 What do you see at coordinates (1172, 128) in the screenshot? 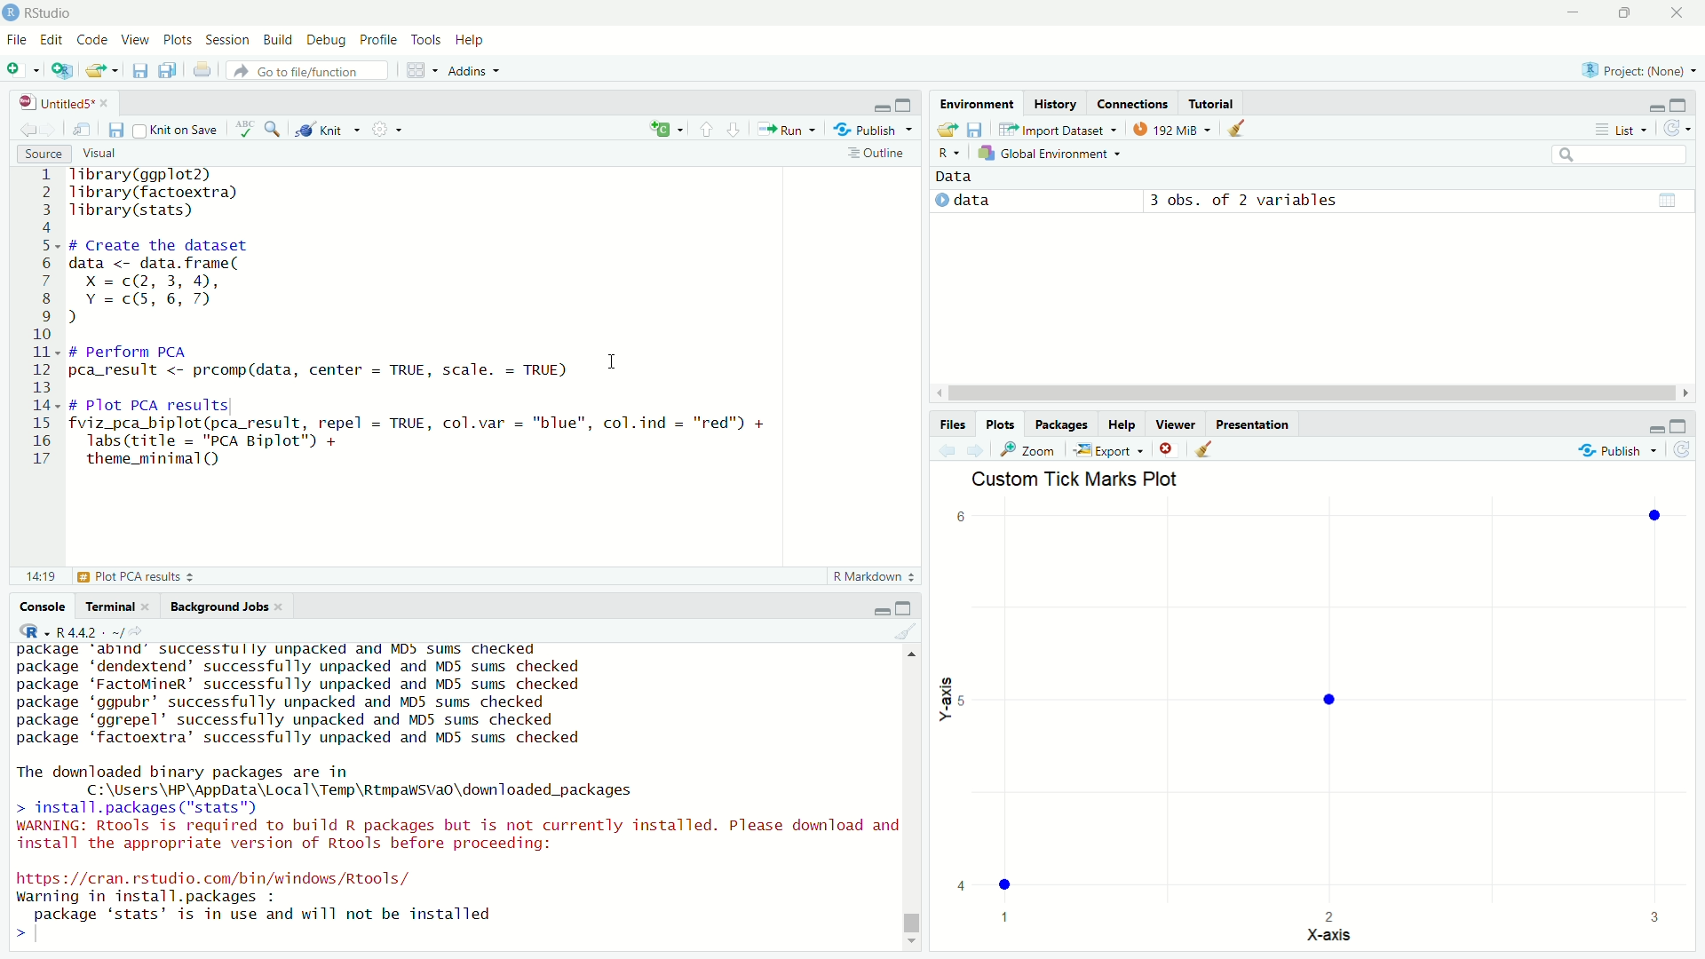
I see `memory usage` at bounding box center [1172, 128].